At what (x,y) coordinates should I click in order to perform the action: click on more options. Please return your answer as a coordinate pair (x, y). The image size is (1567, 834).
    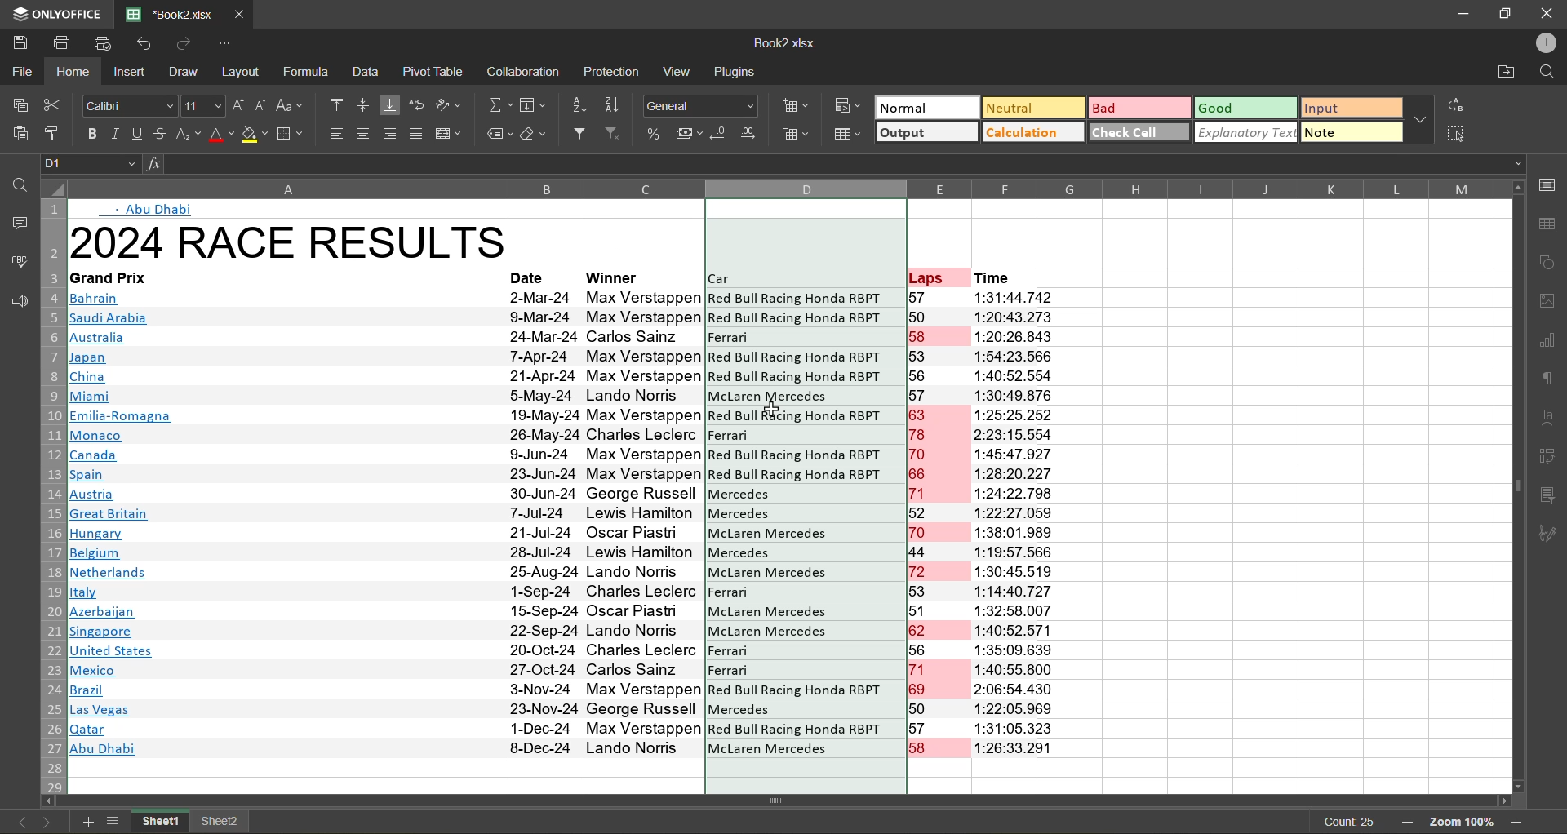
    Looking at the image, I should click on (1420, 118).